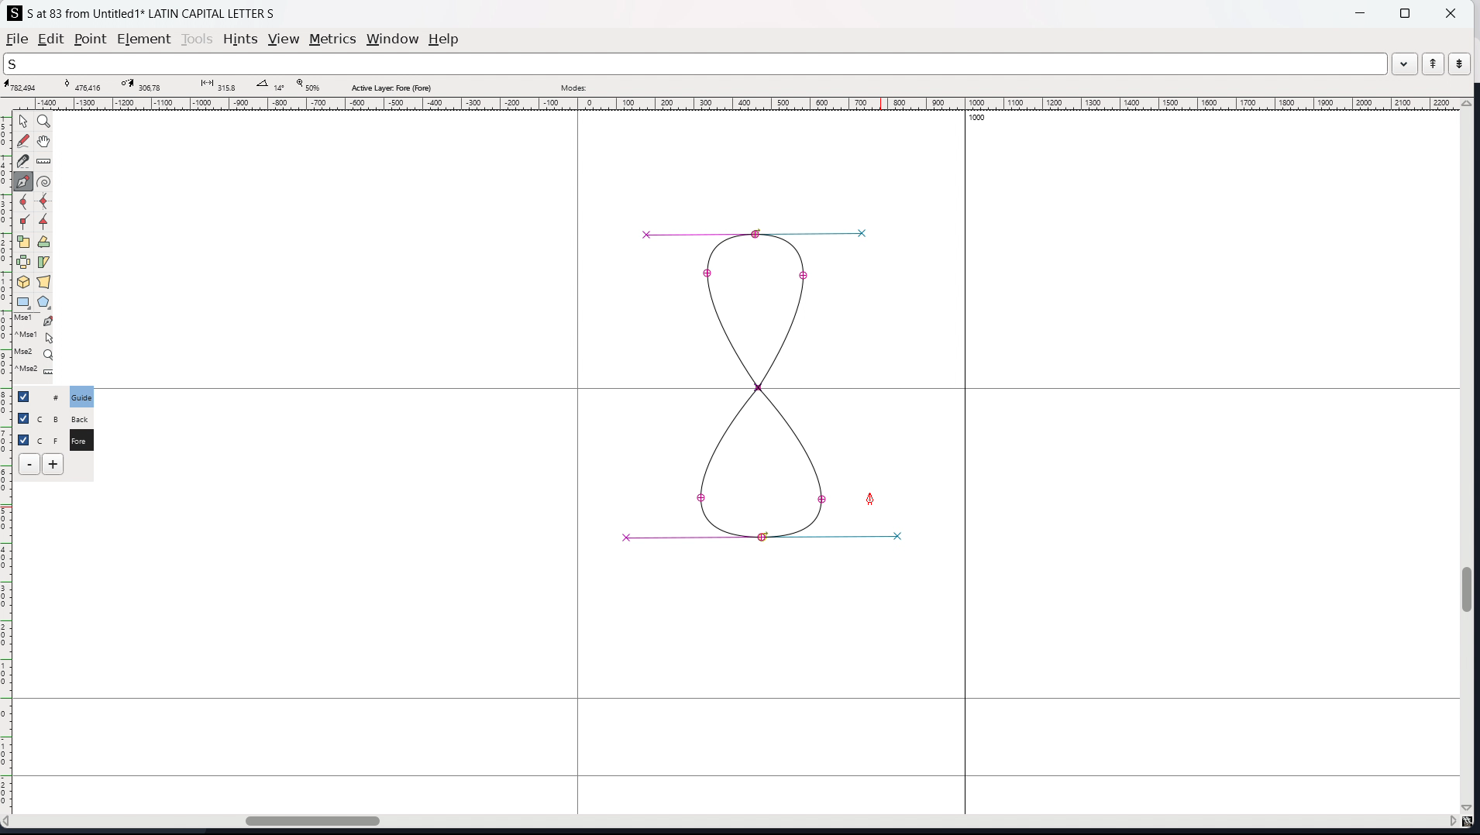 The height and width of the screenshot is (835, 1480). What do you see at coordinates (17, 39) in the screenshot?
I see `file` at bounding box center [17, 39].